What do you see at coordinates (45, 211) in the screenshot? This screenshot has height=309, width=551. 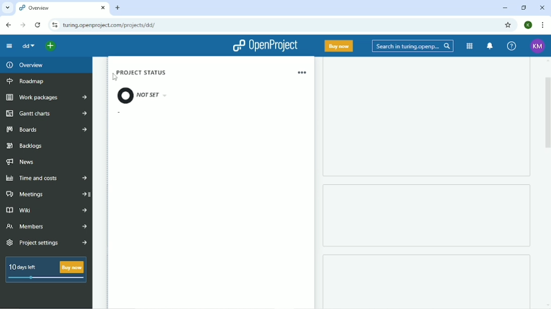 I see `Wiki` at bounding box center [45, 211].